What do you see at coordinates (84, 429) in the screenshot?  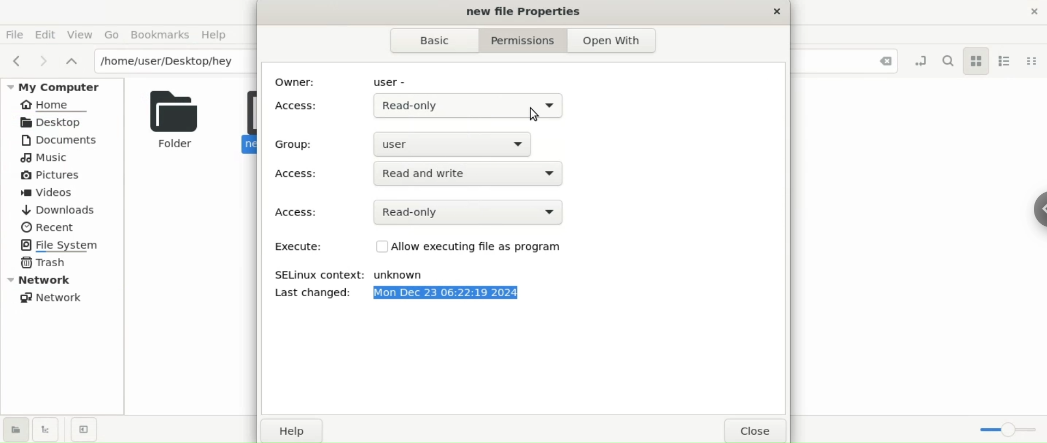 I see `close sidebar` at bounding box center [84, 429].